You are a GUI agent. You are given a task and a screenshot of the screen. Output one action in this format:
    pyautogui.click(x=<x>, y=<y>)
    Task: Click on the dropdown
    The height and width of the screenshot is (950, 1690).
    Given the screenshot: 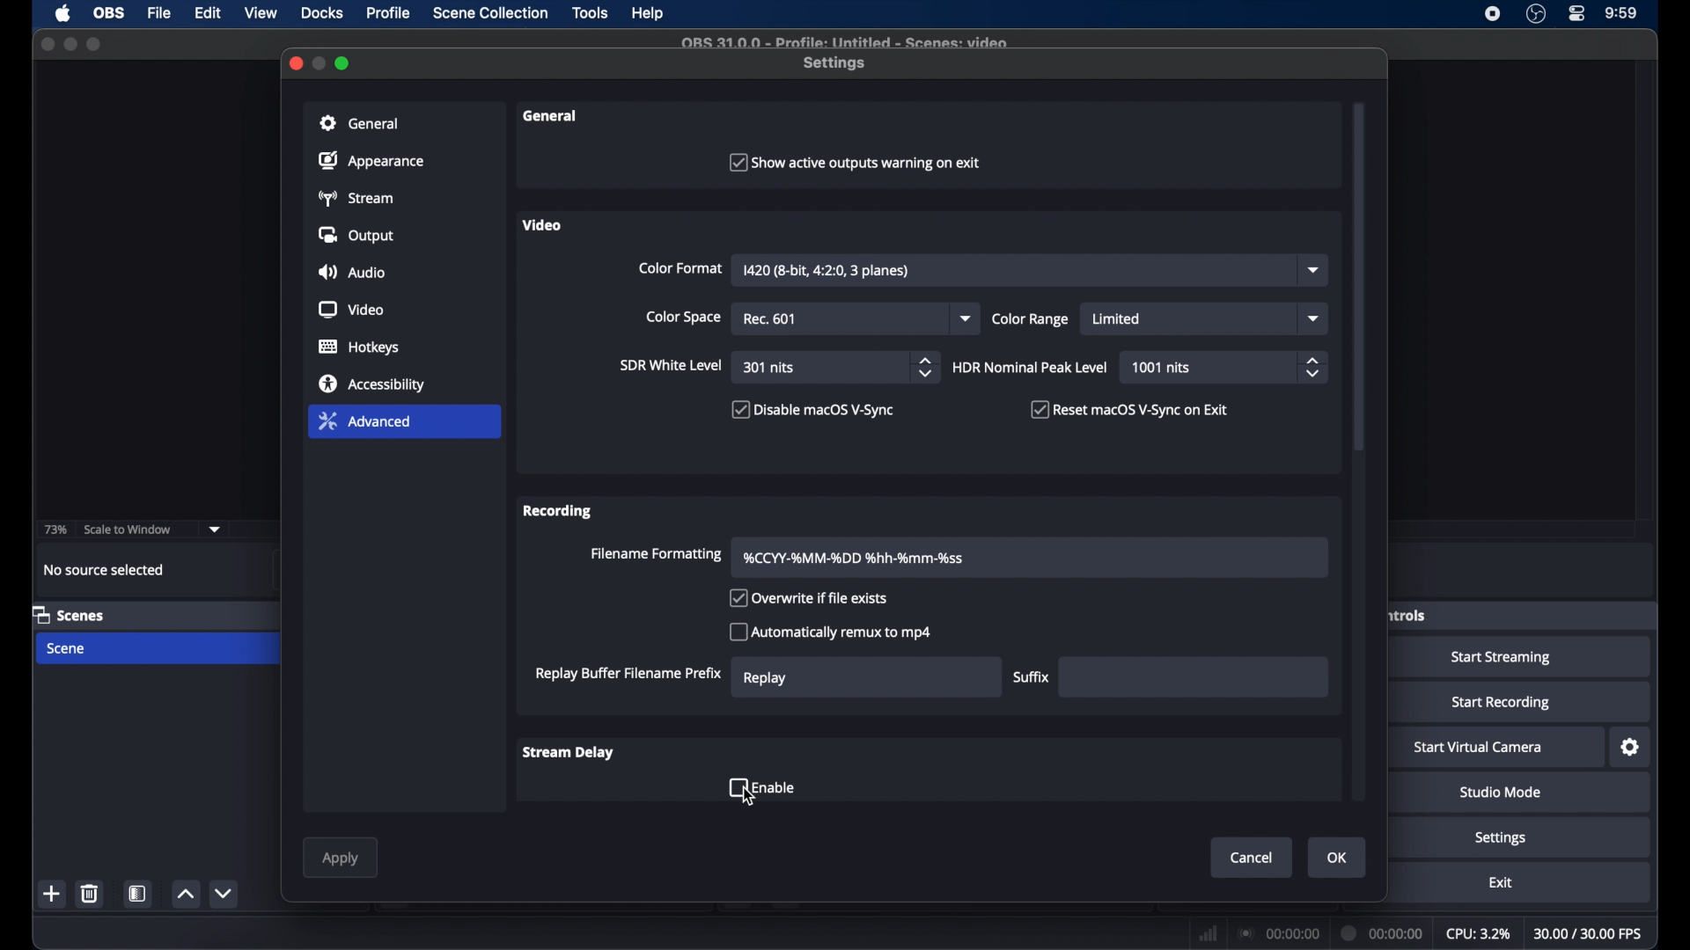 What is the action you would take?
    pyautogui.click(x=1316, y=270)
    